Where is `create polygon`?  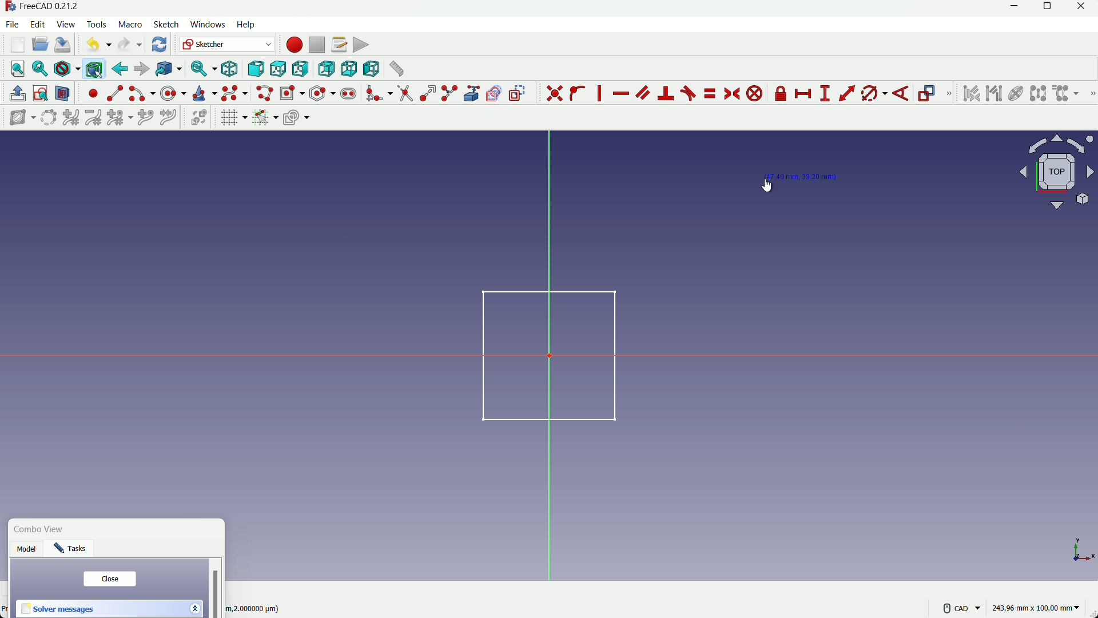 create polygon is located at coordinates (323, 93).